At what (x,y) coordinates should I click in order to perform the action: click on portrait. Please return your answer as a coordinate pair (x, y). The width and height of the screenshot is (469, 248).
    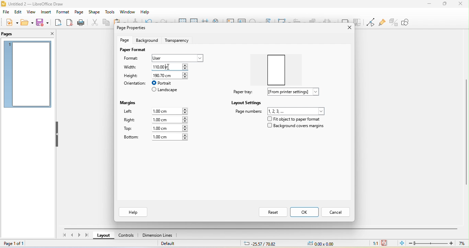
    Looking at the image, I should click on (166, 83).